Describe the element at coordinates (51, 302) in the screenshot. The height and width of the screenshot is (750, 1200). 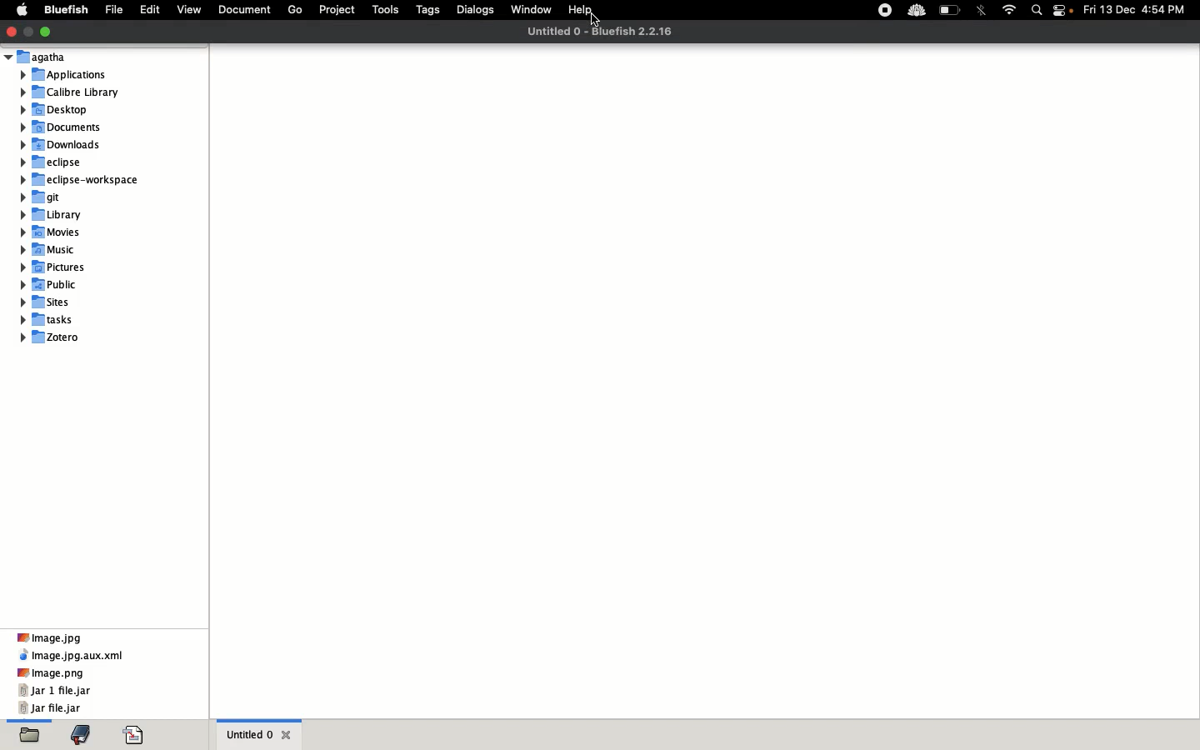
I see `sites` at that location.